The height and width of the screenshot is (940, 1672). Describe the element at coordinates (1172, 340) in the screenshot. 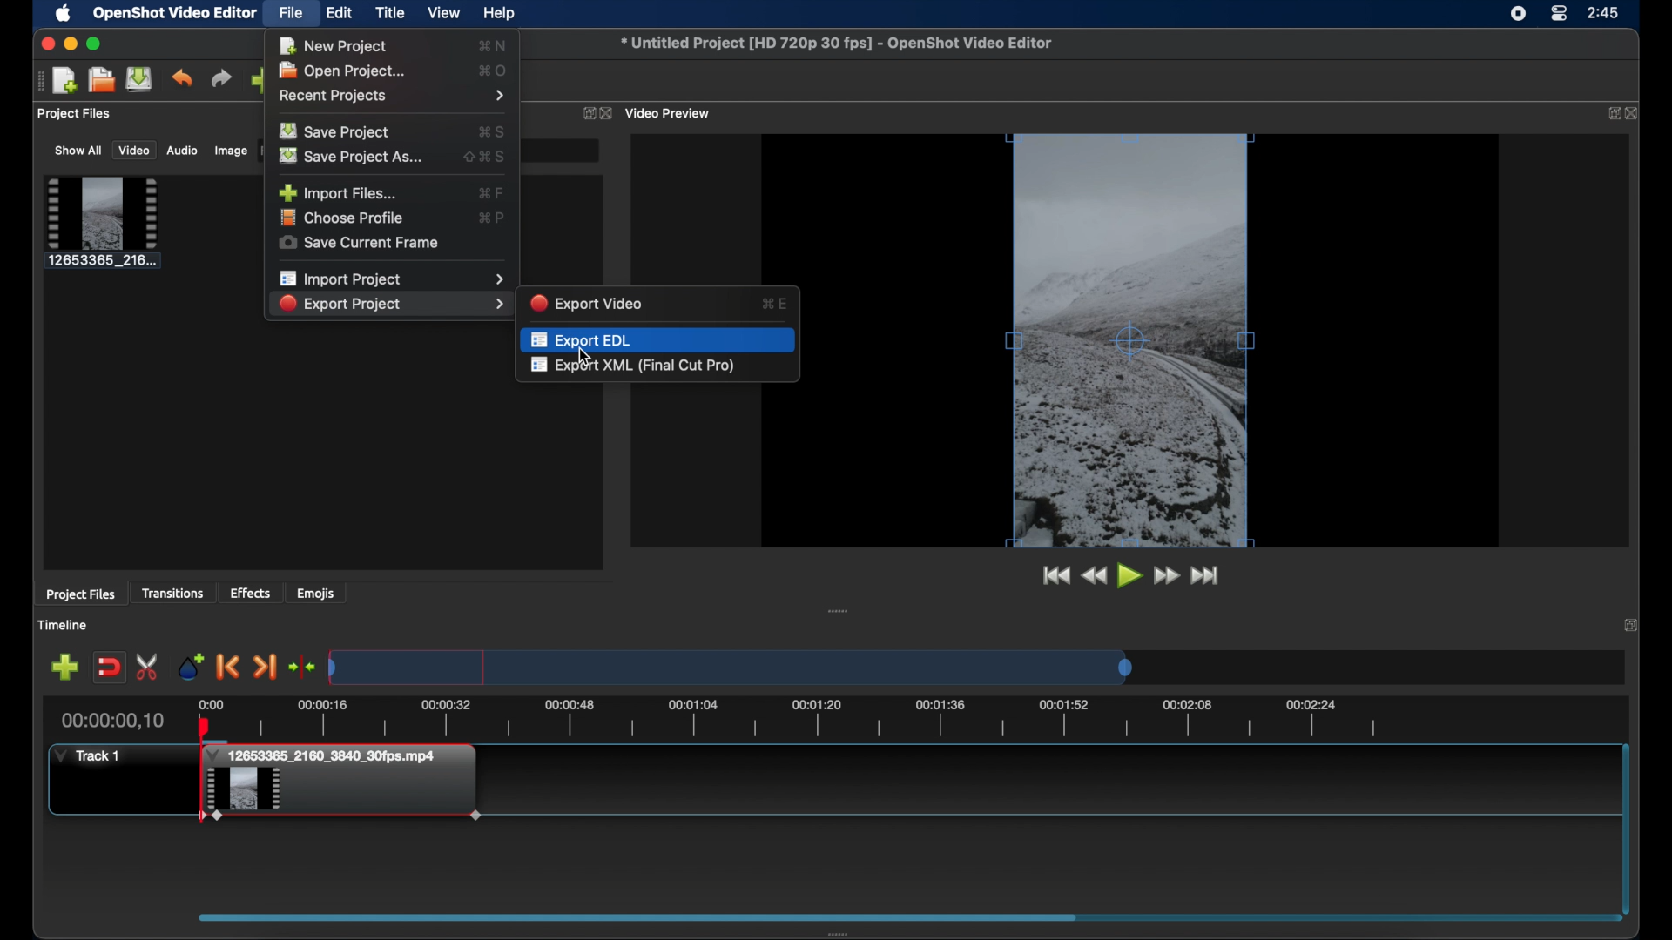

I see `preview` at that location.